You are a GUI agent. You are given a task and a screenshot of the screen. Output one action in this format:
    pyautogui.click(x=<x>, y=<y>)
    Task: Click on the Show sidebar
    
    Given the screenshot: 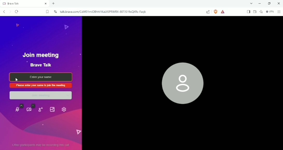 What is the action you would take?
    pyautogui.click(x=249, y=12)
    